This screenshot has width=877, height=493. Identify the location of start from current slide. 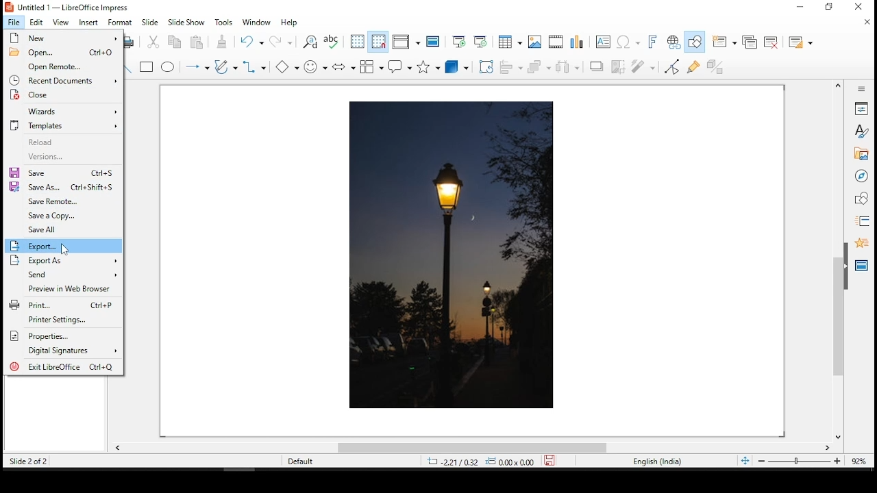
(482, 40).